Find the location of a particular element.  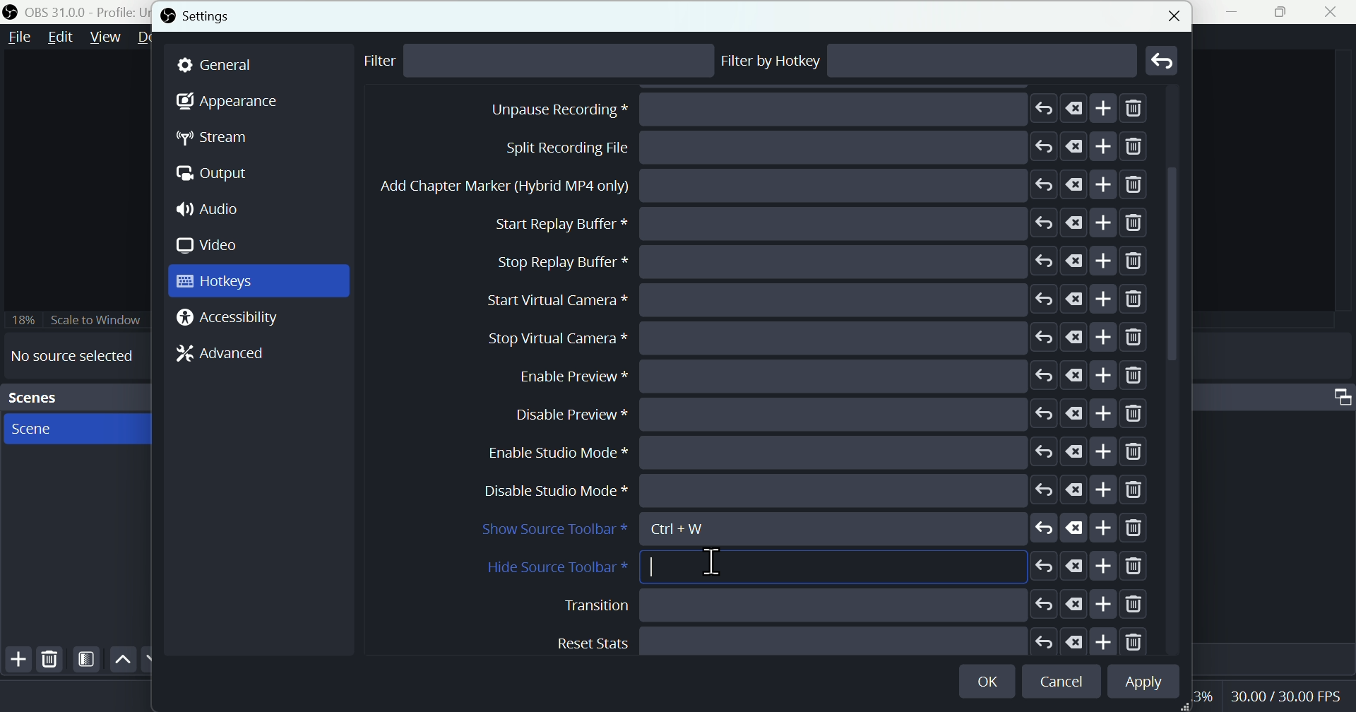

Video is located at coordinates (213, 245).